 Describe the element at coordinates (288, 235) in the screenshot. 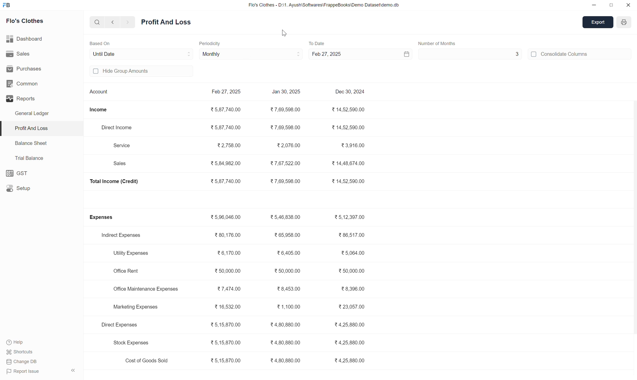

I see `₹65,958.00` at that location.